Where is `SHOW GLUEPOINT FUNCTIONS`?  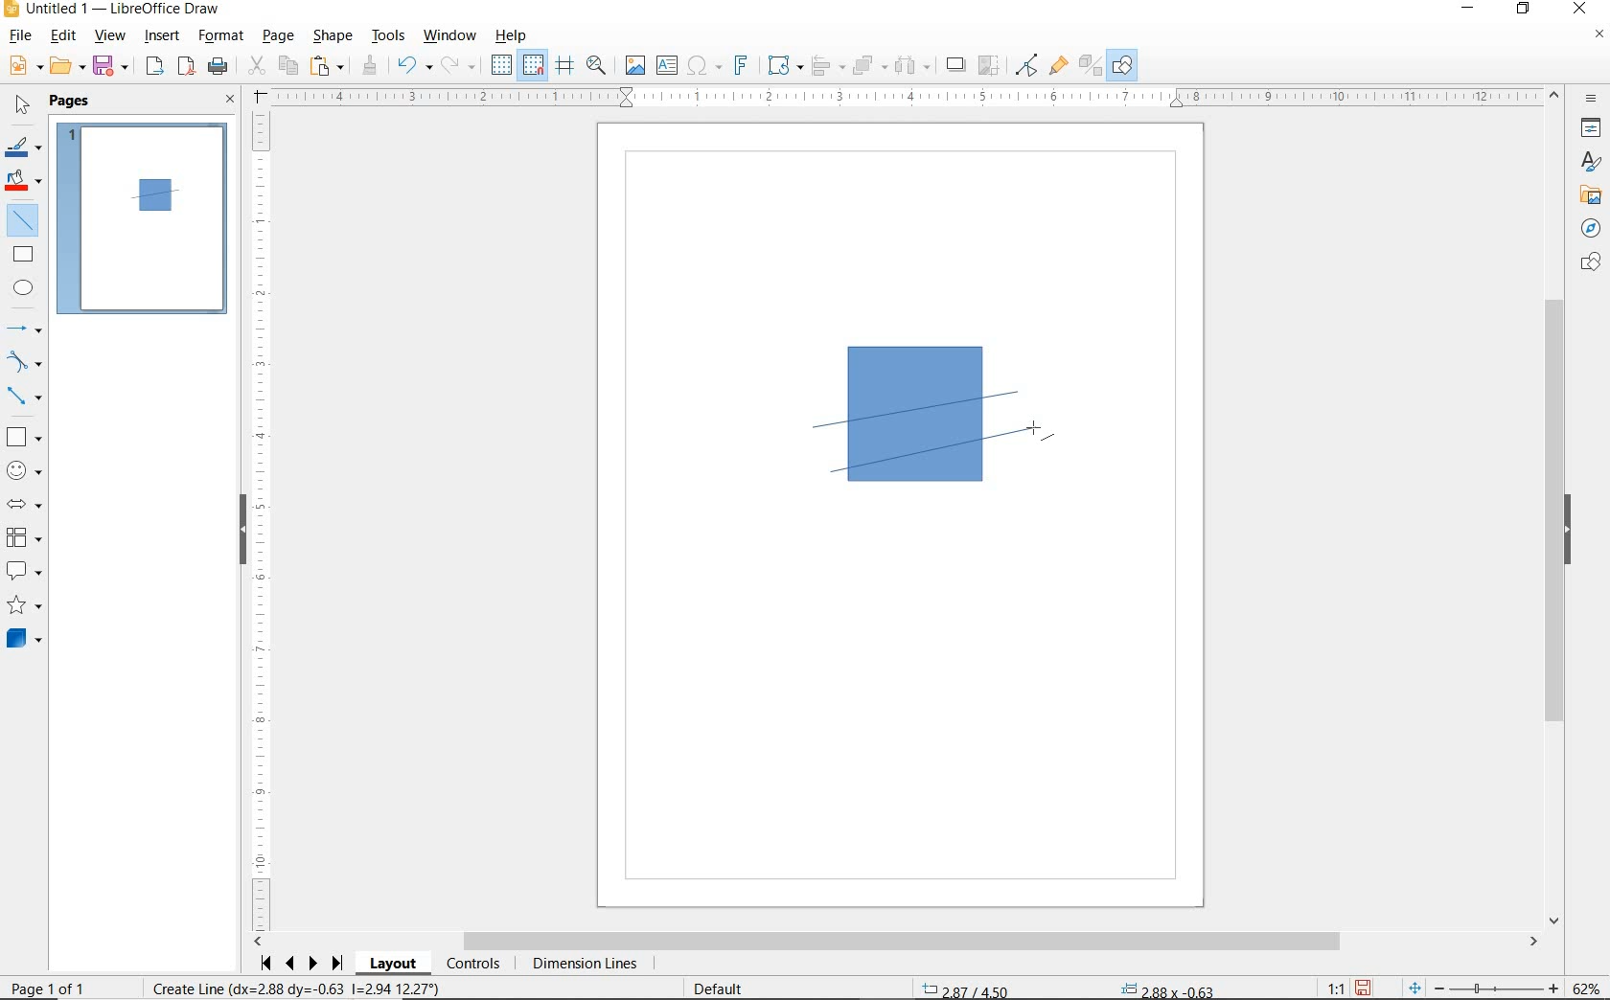
SHOW GLUEPOINT FUNCTIONS is located at coordinates (1057, 64).